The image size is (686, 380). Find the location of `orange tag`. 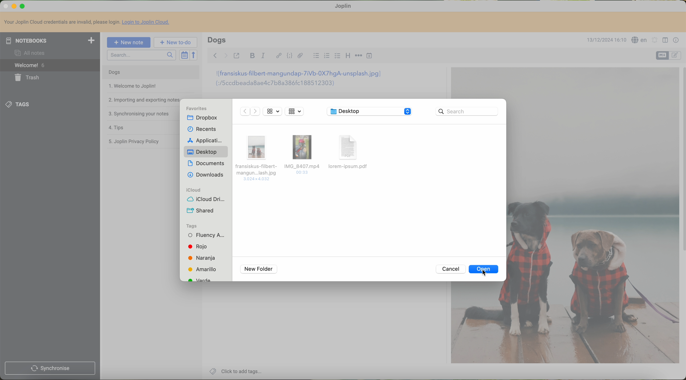

orange tag is located at coordinates (202, 259).